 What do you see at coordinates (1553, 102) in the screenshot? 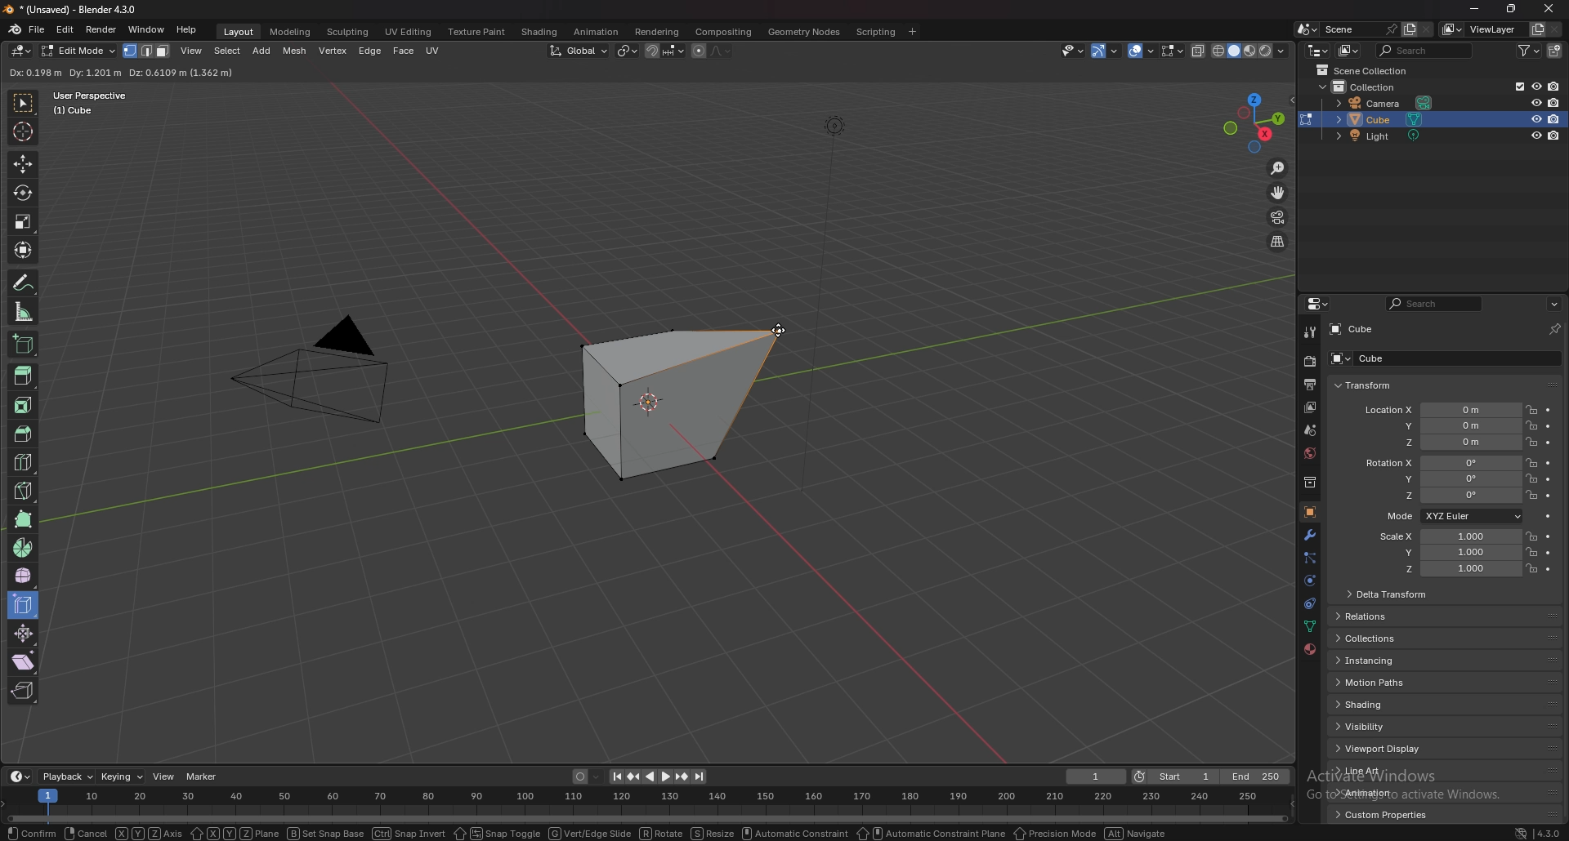
I see `disable in render` at bounding box center [1553, 102].